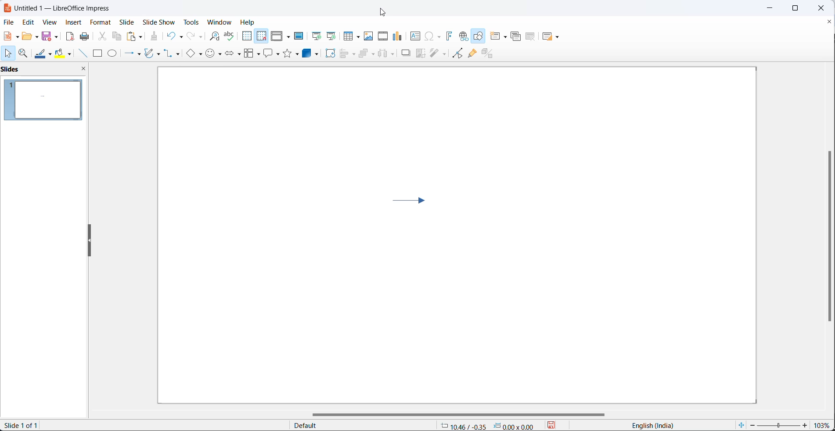  I want to click on start from first slide, so click(314, 36).